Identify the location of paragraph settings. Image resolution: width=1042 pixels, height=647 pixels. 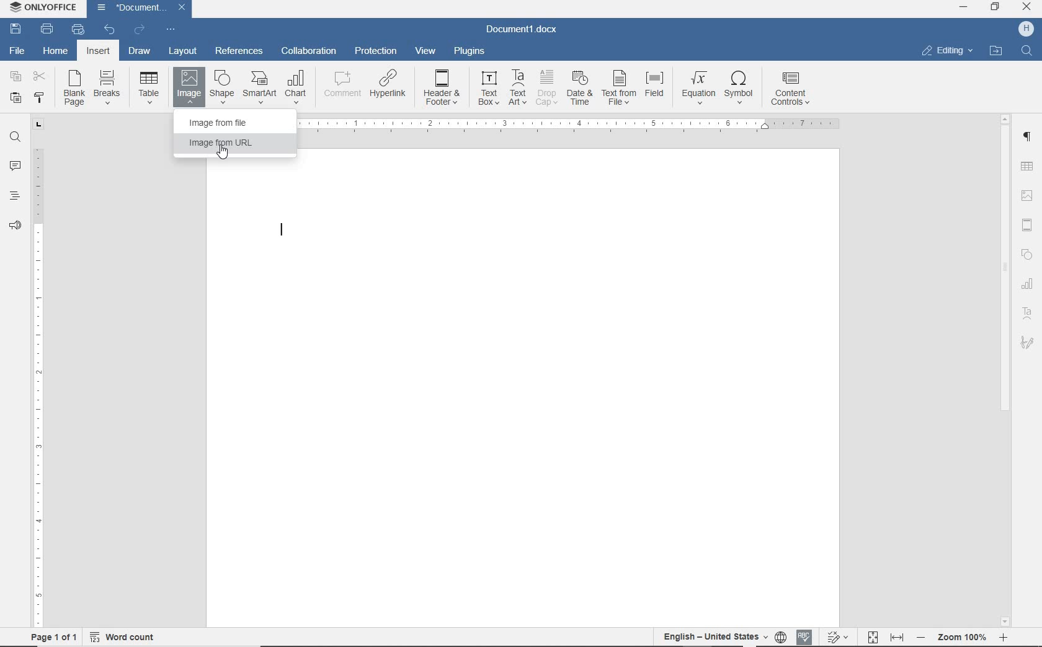
(1029, 138).